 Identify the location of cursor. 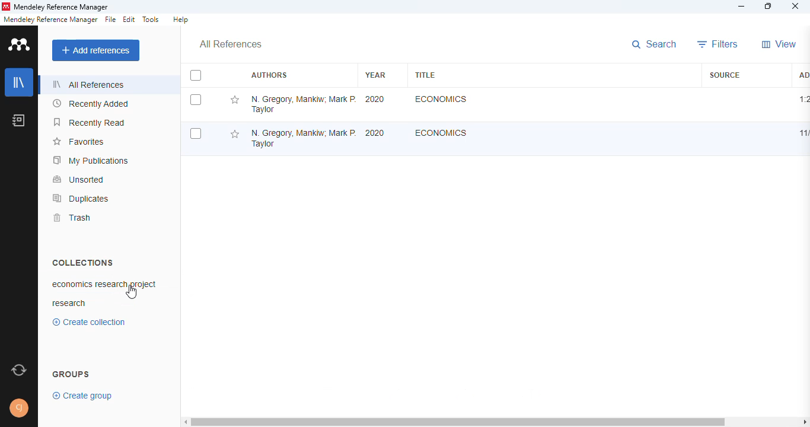
(132, 292).